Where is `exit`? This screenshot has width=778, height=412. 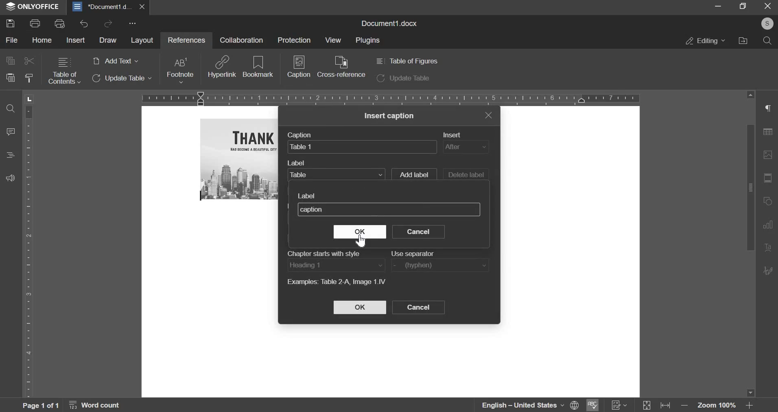 exit is located at coordinates (488, 115).